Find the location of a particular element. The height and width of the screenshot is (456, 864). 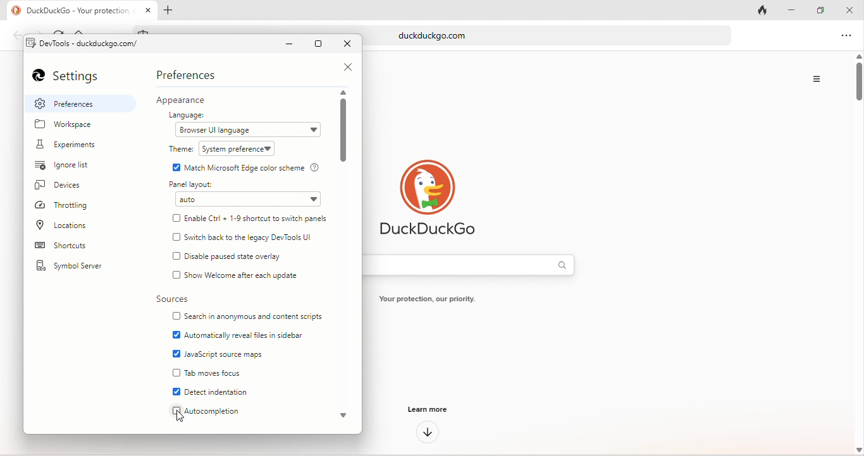

enable checkbox is located at coordinates (176, 354).